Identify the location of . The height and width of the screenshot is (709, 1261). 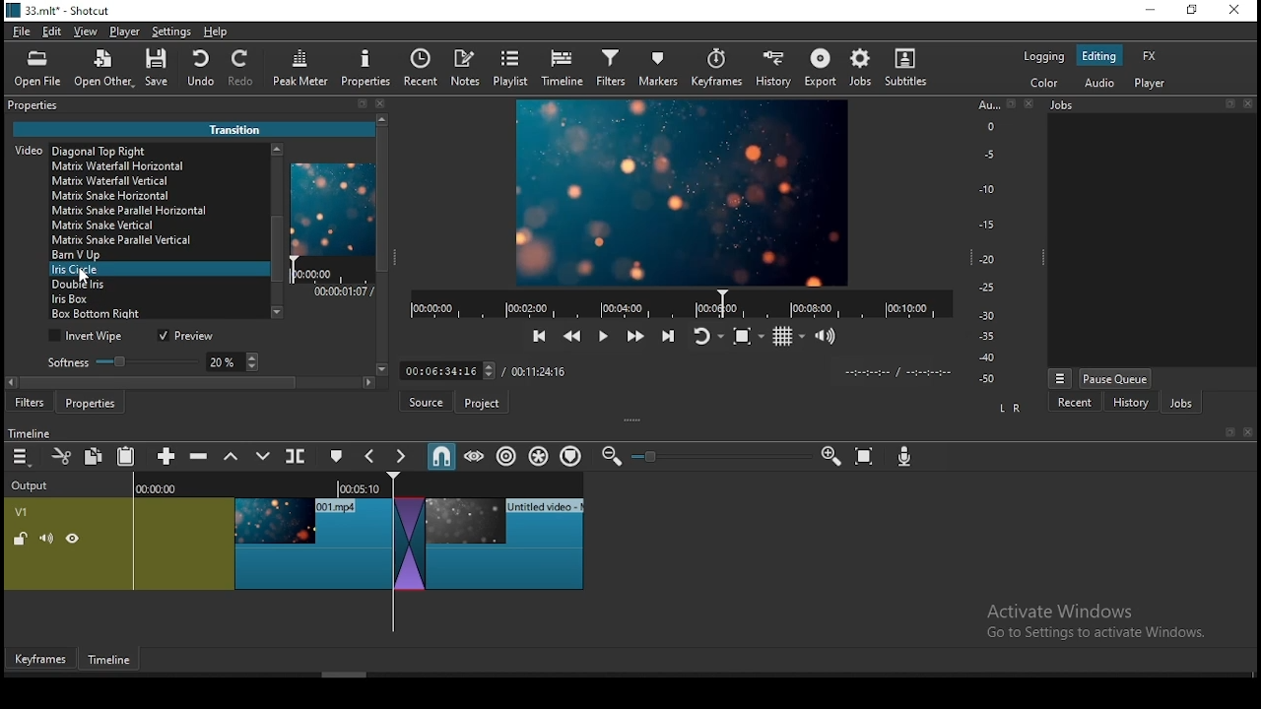
(670, 369).